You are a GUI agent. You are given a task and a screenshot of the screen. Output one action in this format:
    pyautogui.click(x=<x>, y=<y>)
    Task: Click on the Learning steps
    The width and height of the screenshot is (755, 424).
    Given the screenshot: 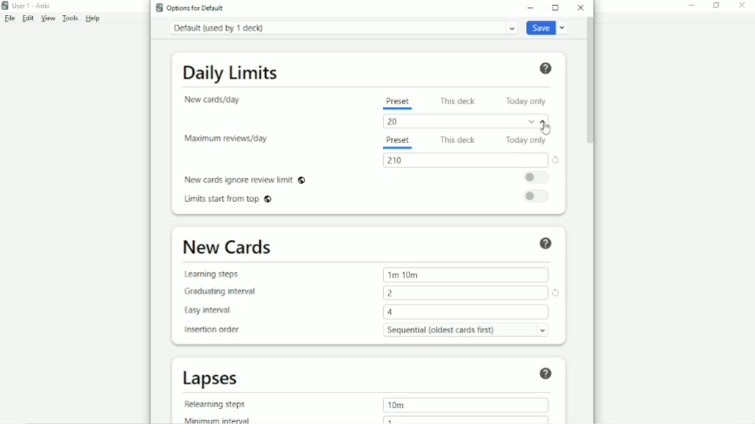 What is the action you would take?
    pyautogui.click(x=214, y=276)
    